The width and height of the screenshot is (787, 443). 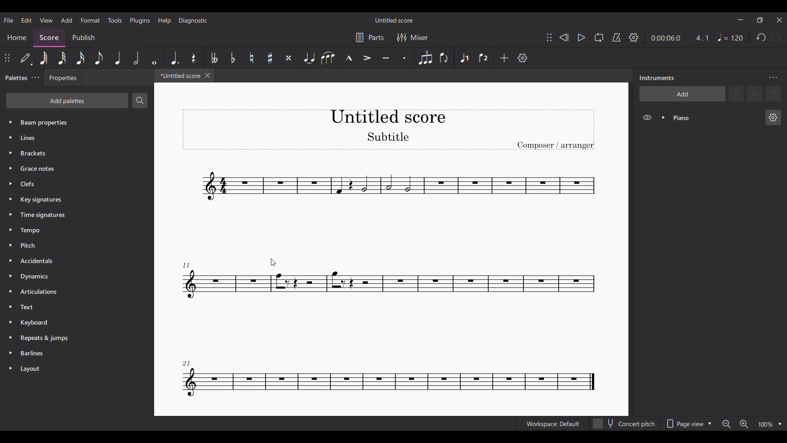 I want to click on Articulations, so click(x=68, y=292).